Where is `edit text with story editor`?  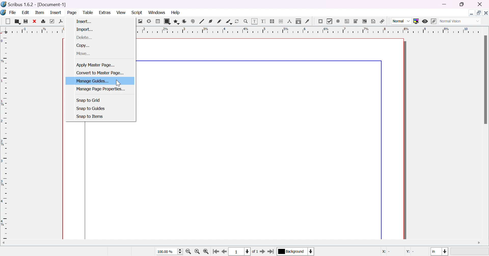
edit text with story editor is located at coordinates (264, 21).